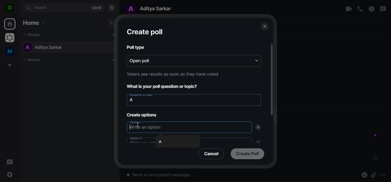 The width and height of the screenshot is (391, 182). What do you see at coordinates (258, 128) in the screenshot?
I see `delete` at bounding box center [258, 128].